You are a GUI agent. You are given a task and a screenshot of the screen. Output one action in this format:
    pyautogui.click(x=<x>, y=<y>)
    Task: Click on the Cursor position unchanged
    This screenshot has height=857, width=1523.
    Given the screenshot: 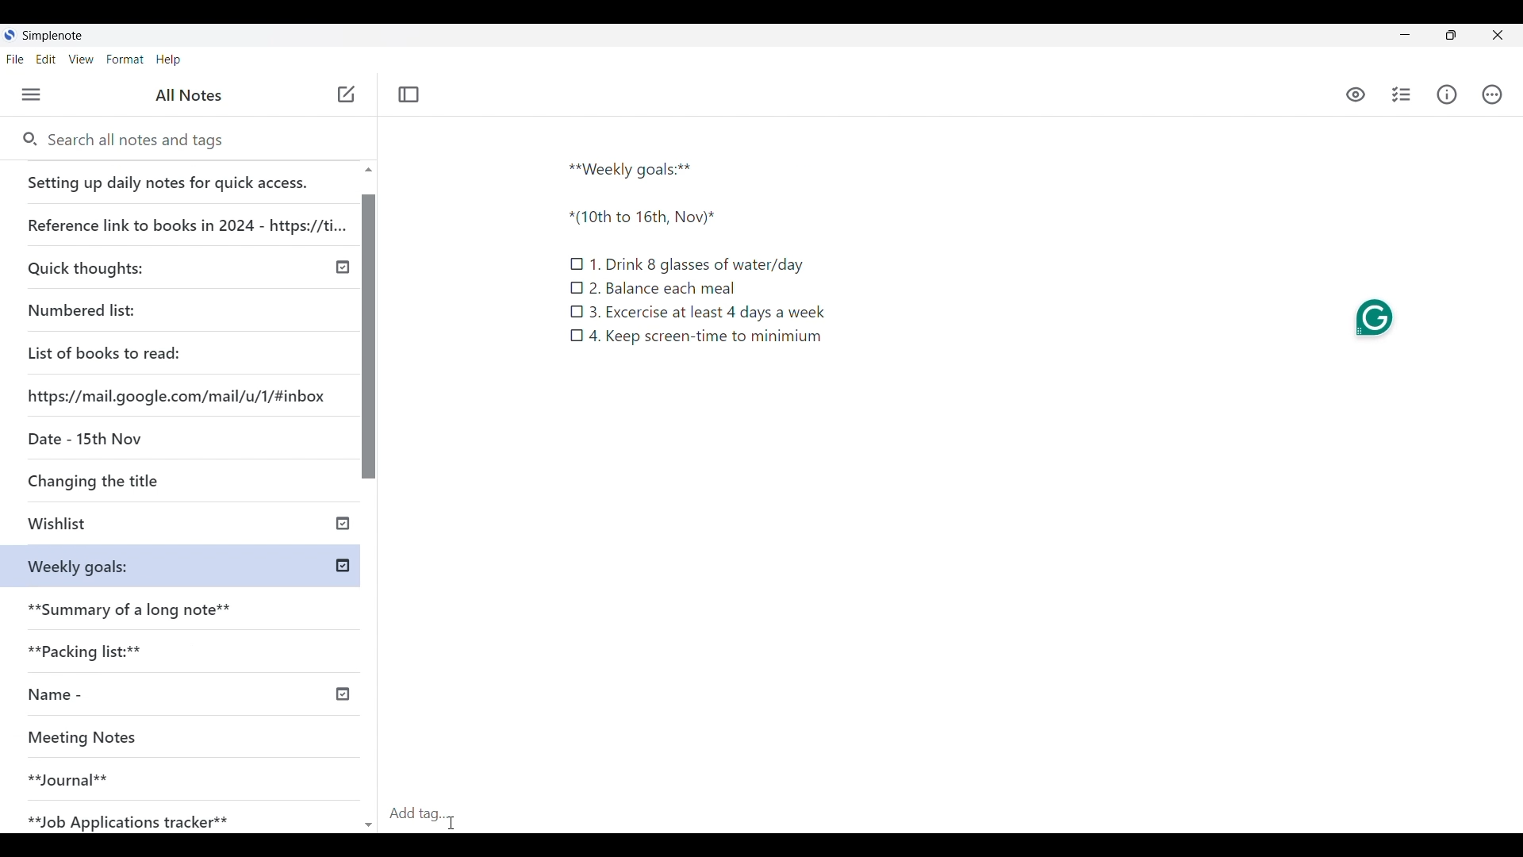 What is the action you would take?
    pyautogui.click(x=346, y=95)
    